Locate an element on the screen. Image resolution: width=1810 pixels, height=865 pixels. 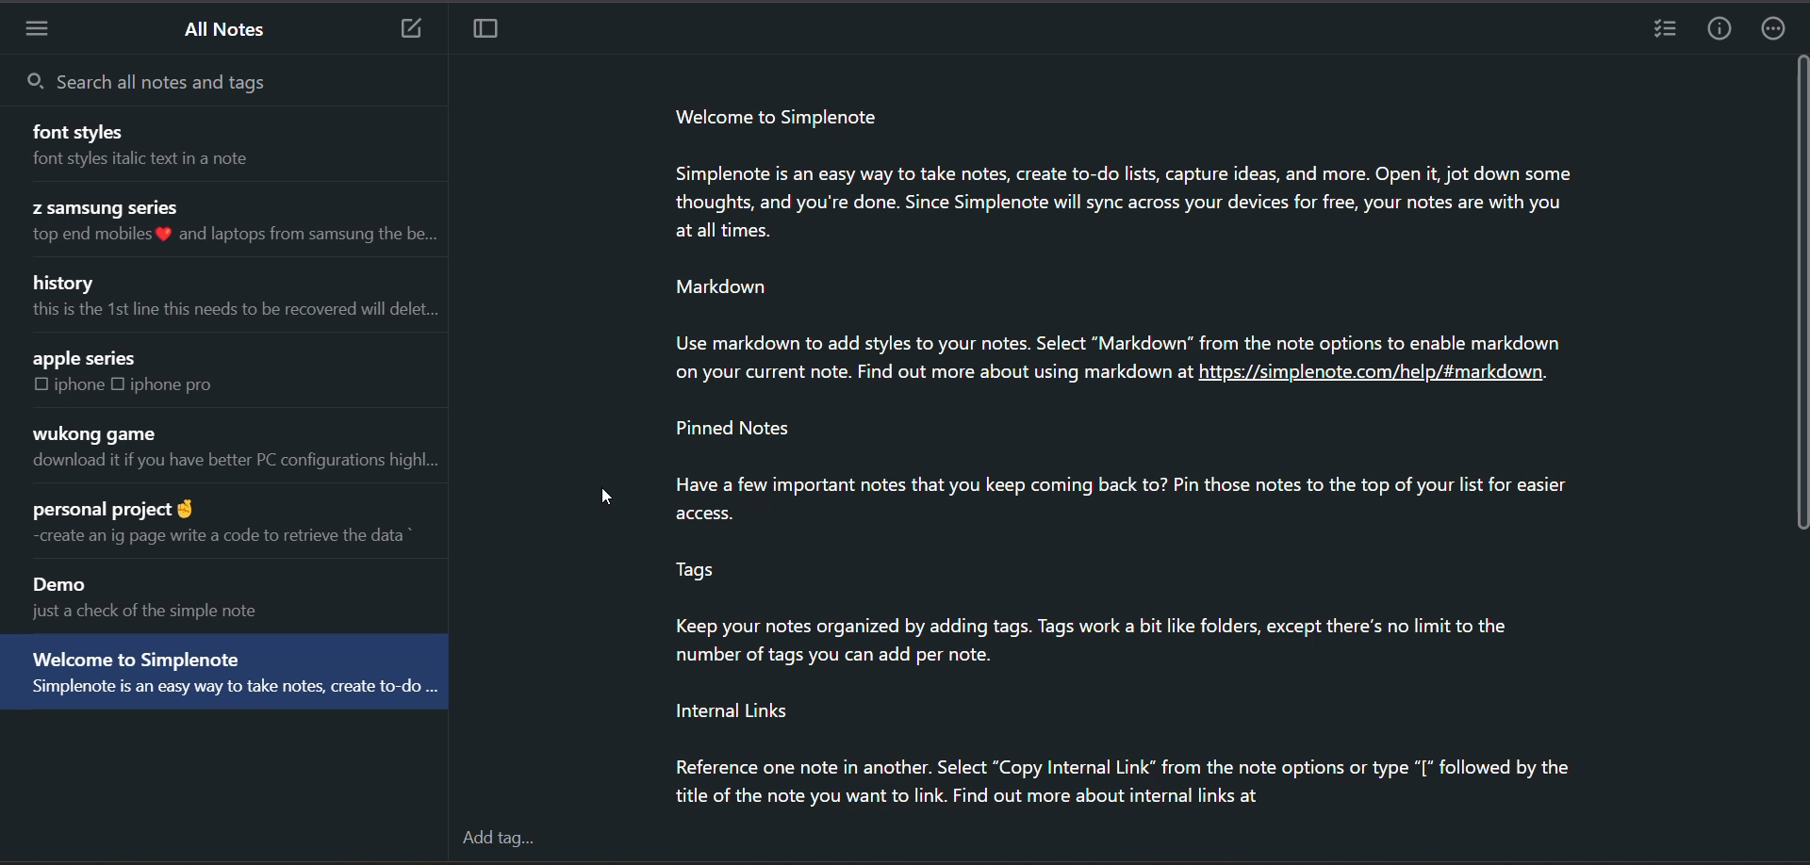
font styles is located at coordinates (83, 130).